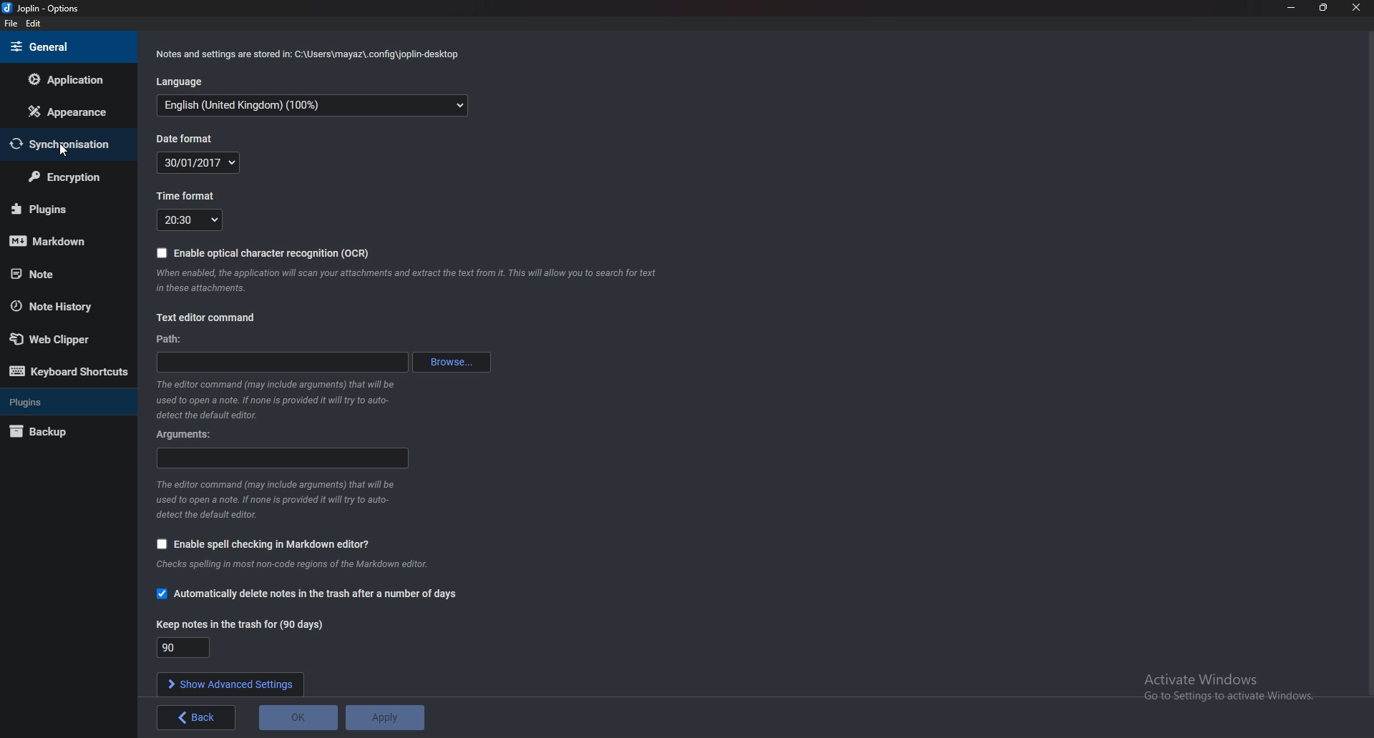 The height and width of the screenshot is (738, 1374). I want to click on close, so click(1356, 9).